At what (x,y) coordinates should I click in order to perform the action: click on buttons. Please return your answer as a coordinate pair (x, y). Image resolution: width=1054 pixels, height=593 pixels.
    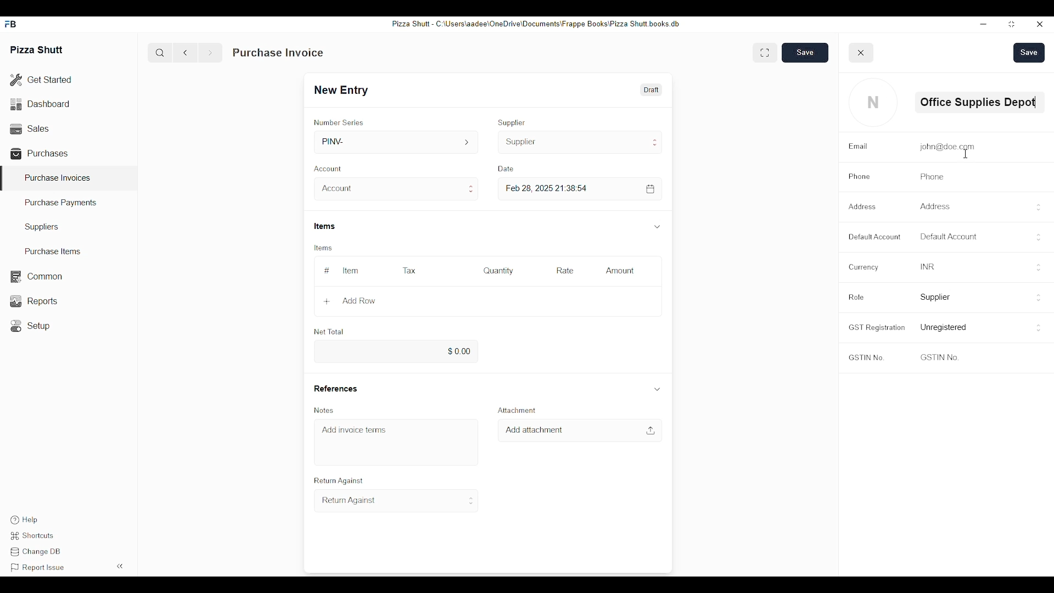
    Looking at the image, I should click on (1038, 208).